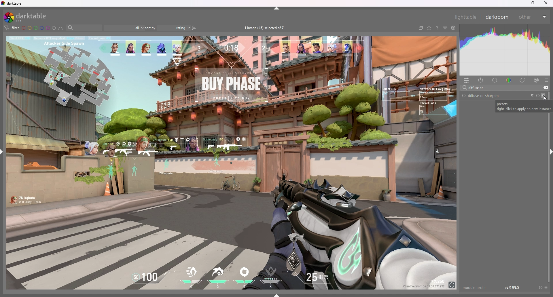 Image resolution: width=553 pixels, height=297 pixels. I want to click on module order, so click(475, 288).